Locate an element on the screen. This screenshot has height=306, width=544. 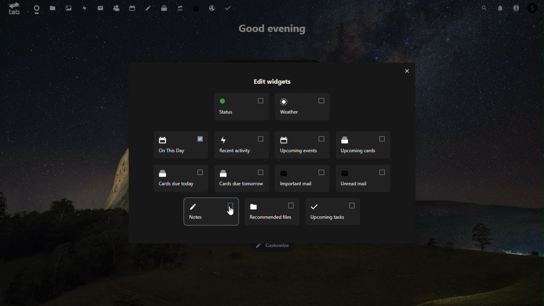
mail is located at coordinates (101, 7).